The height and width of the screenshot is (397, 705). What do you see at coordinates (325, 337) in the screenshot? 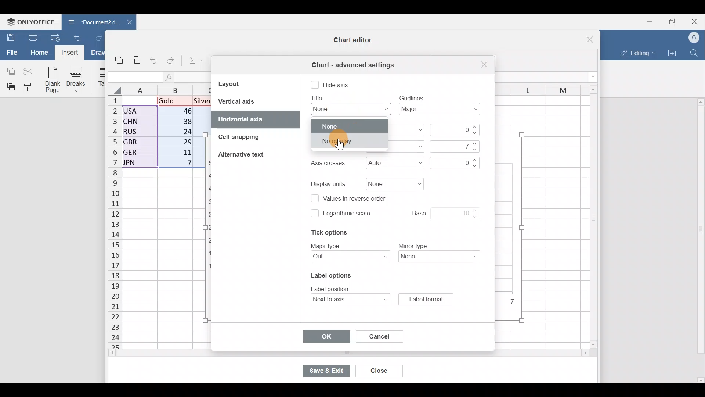
I see `OK` at bounding box center [325, 337].